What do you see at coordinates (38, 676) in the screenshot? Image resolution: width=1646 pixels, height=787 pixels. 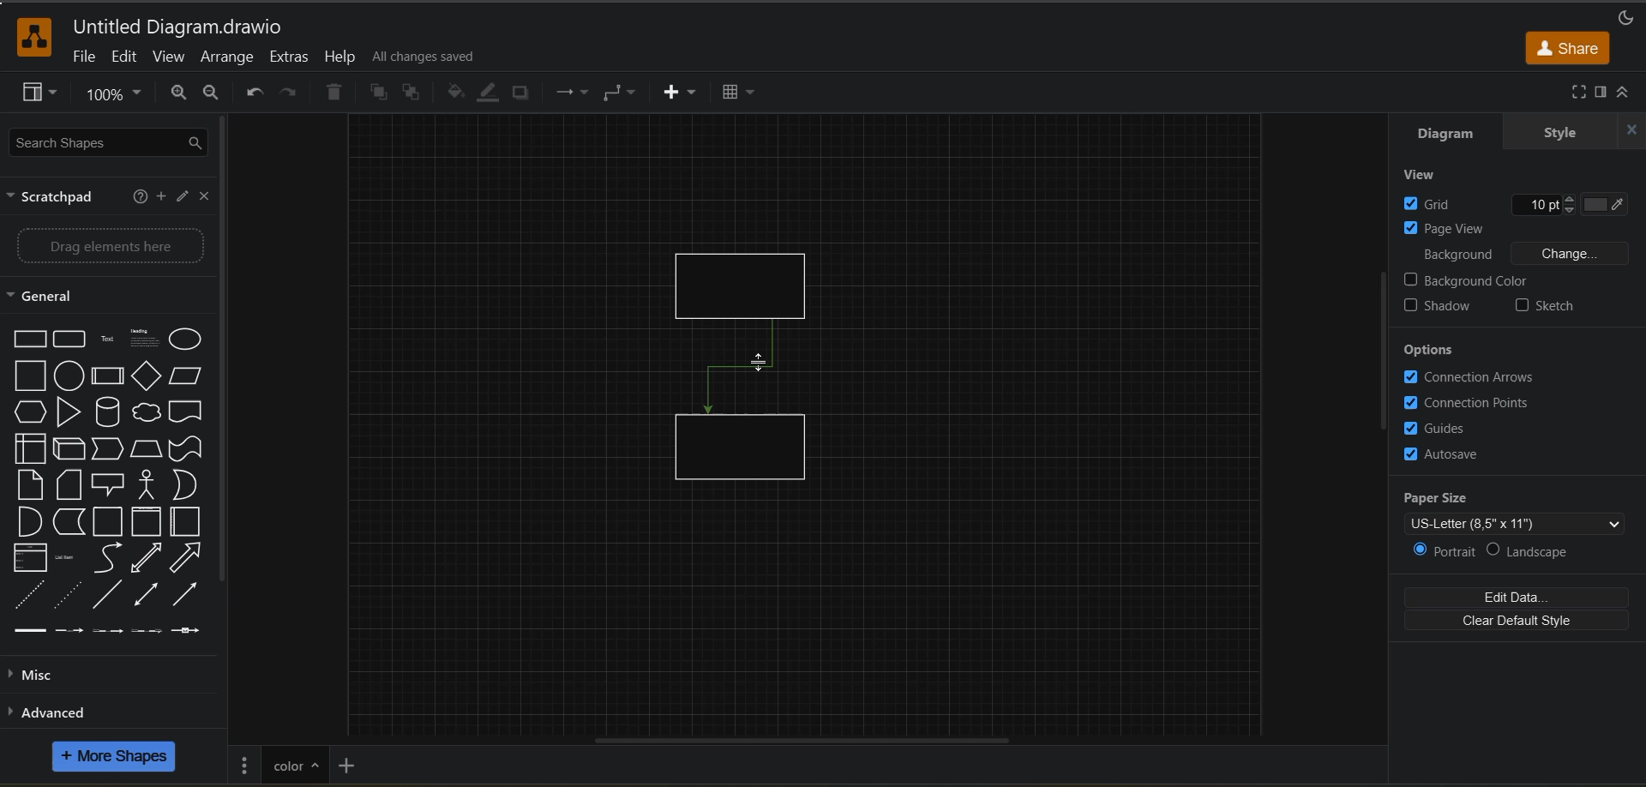 I see `misc` at bounding box center [38, 676].